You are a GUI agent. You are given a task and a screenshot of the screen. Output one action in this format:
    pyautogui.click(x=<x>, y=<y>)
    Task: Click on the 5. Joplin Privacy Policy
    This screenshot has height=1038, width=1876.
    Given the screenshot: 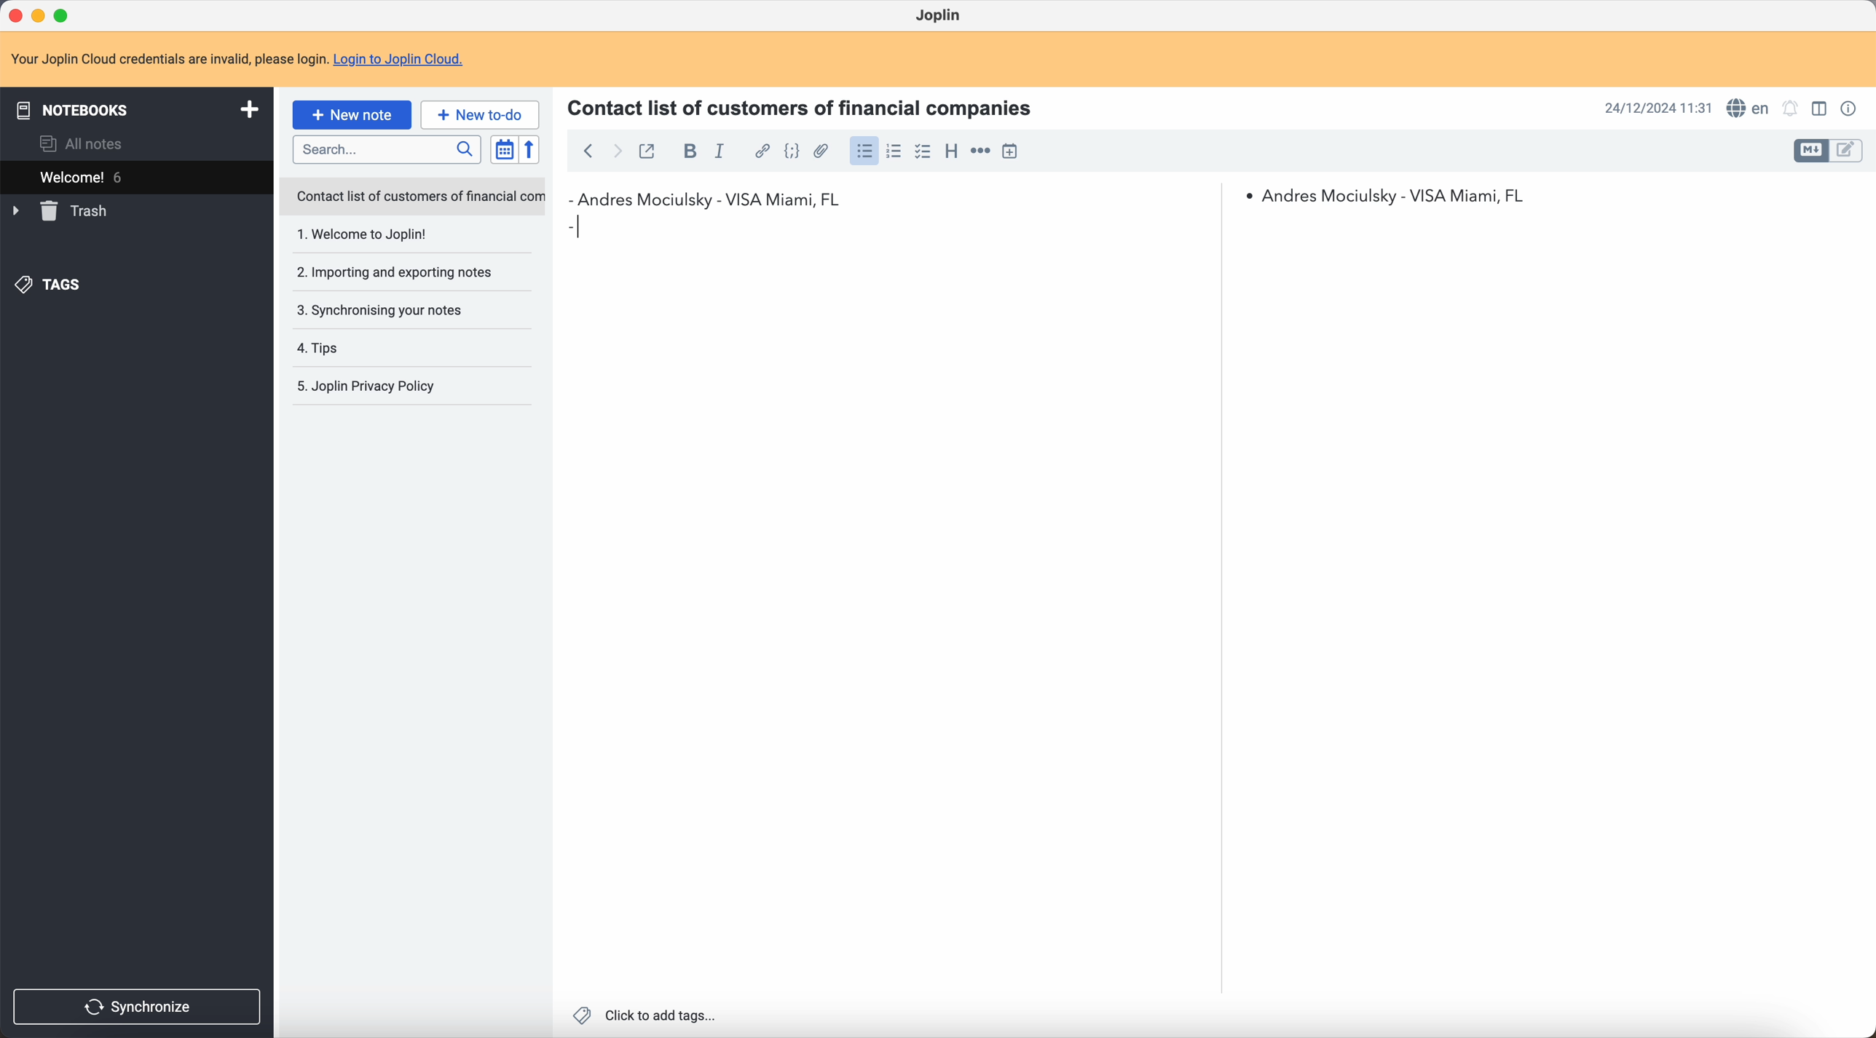 What is the action you would take?
    pyautogui.click(x=376, y=387)
    